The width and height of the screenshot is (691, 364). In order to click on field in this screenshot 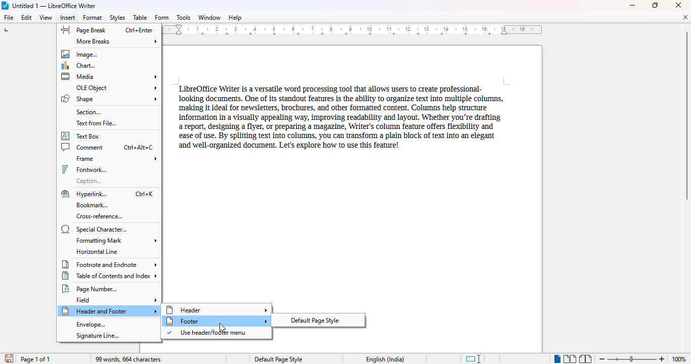, I will do `click(117, 300)`.